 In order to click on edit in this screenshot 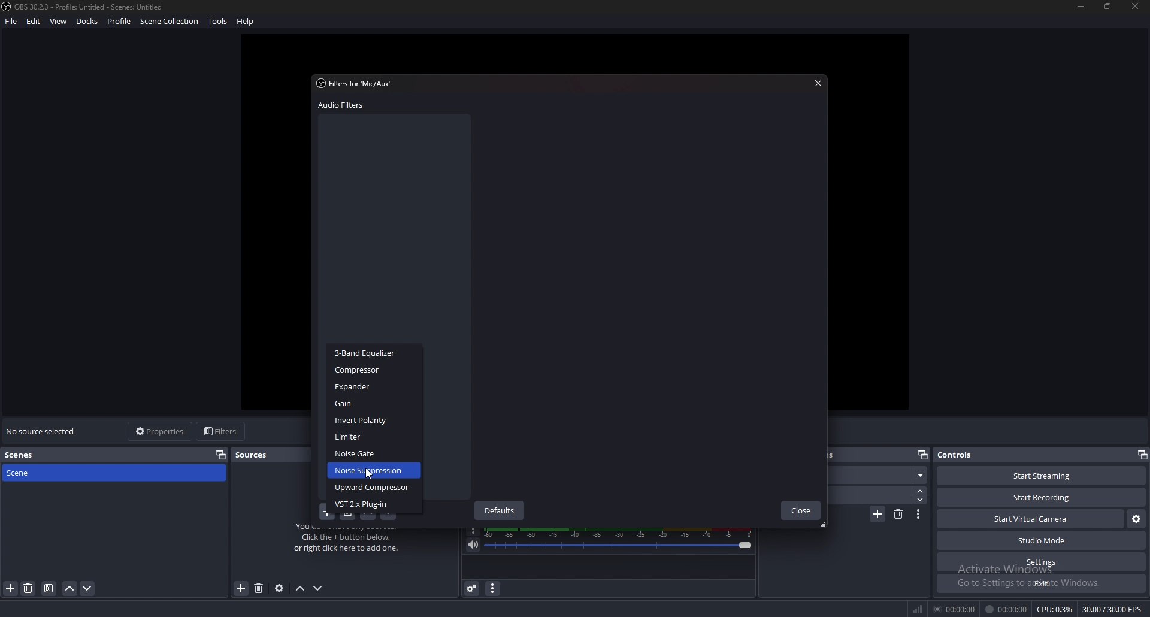, I will do `click(34, 22)`.